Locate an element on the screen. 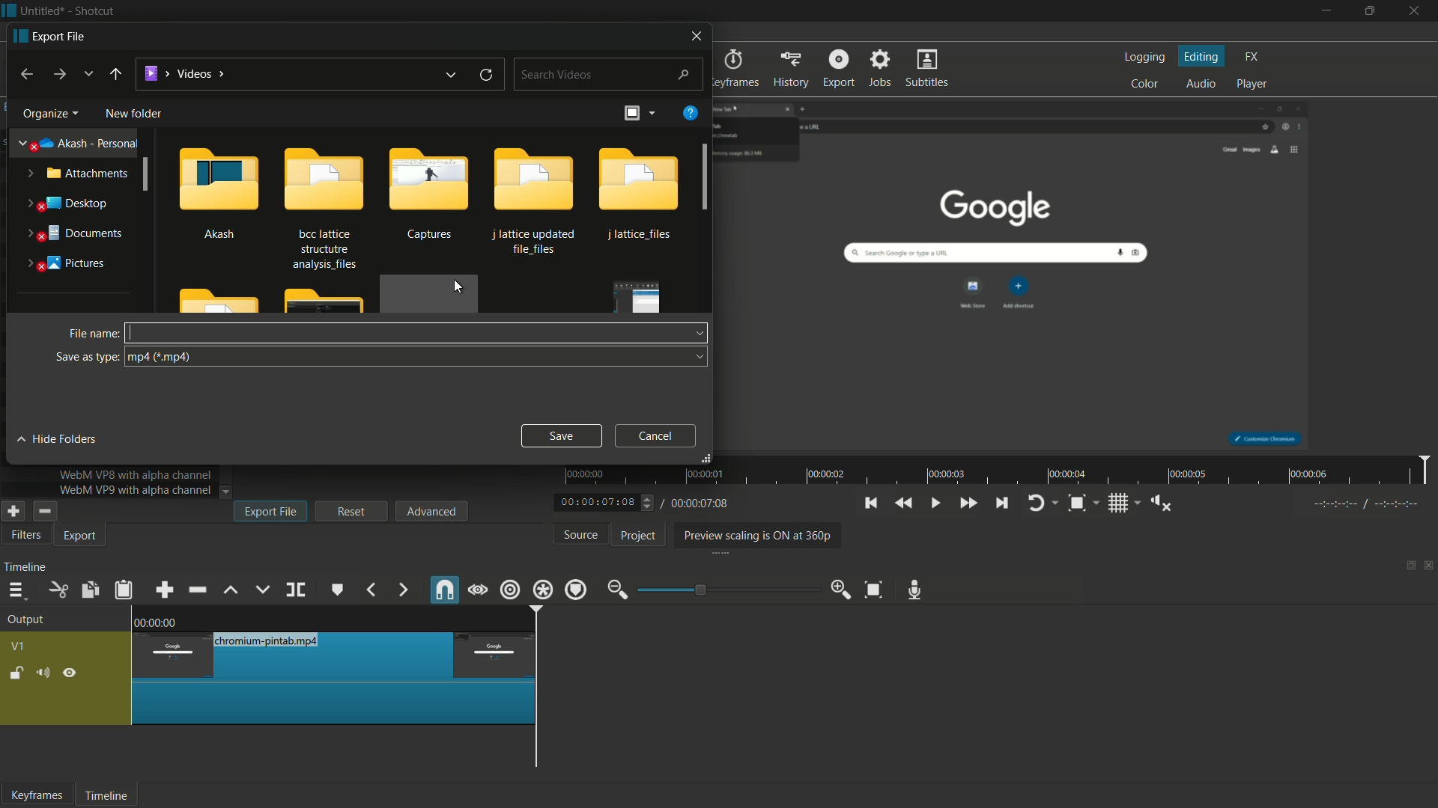 Image resolution: width=1438 pixels, height=808 pixels. export file is located at coordinates (48, 36).